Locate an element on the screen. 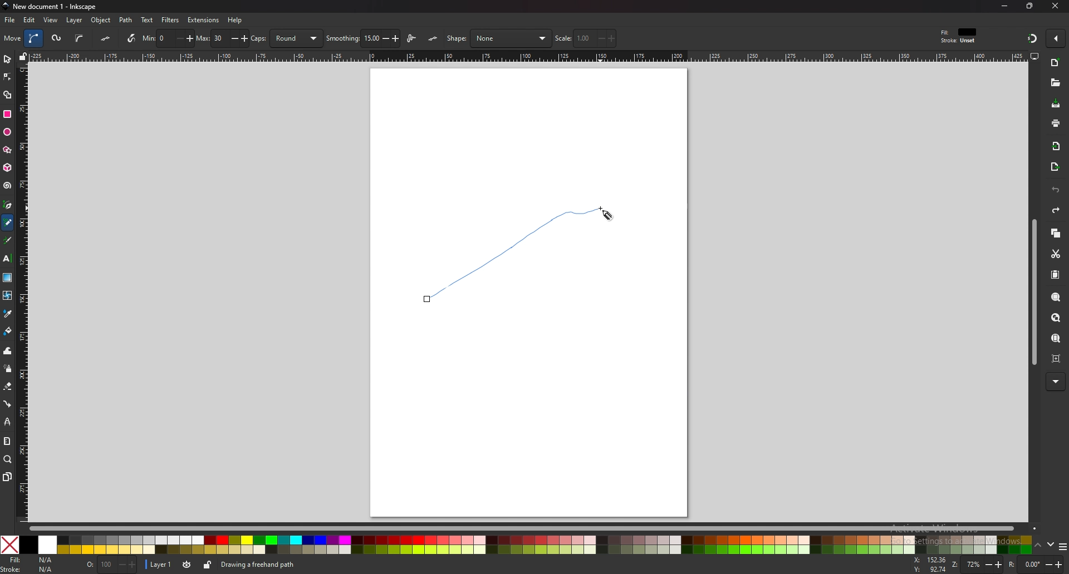 Image resolution: width=1069 pixels, height=574 pixels. rectangle is located at coordinates (7, 114).